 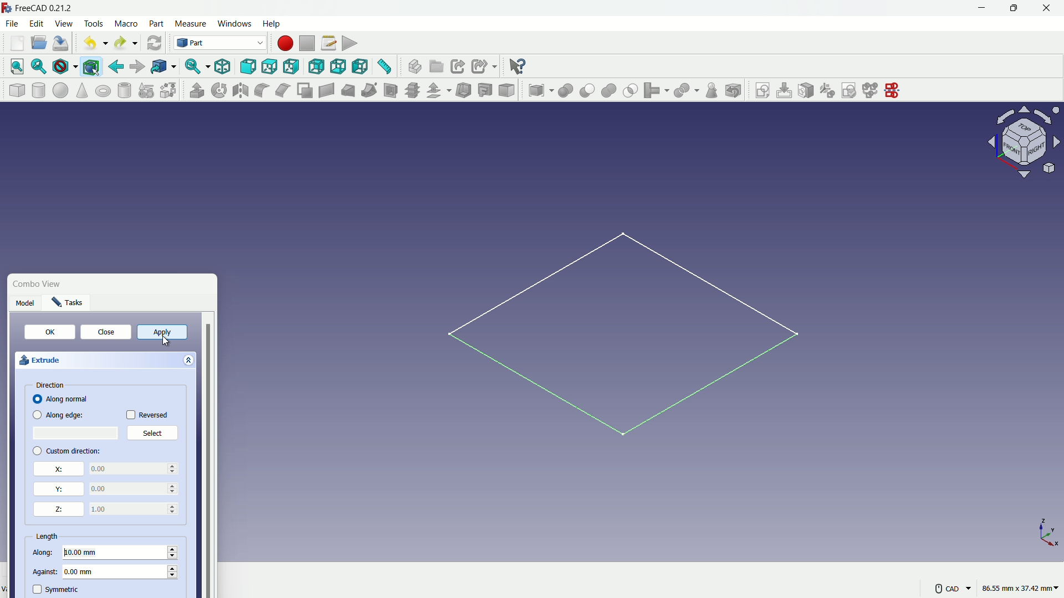 What do you see at coordinates (164, 66) in the screenshot?
I see `go to linked objects` at bounding box center [164, 66].